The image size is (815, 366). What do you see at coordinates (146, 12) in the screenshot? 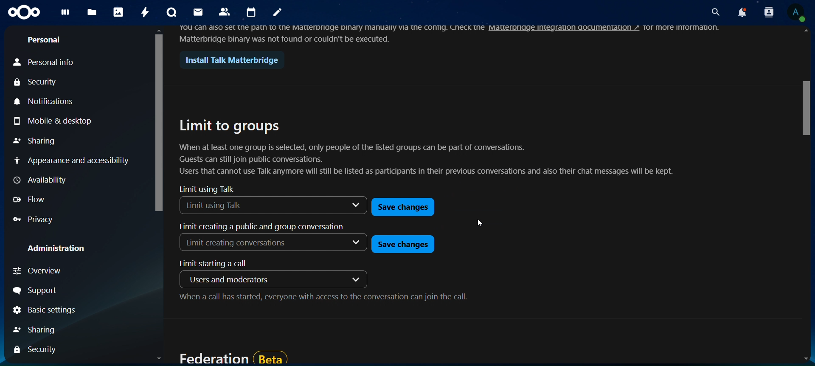
I see `activity` at bounding box center [146, 12].